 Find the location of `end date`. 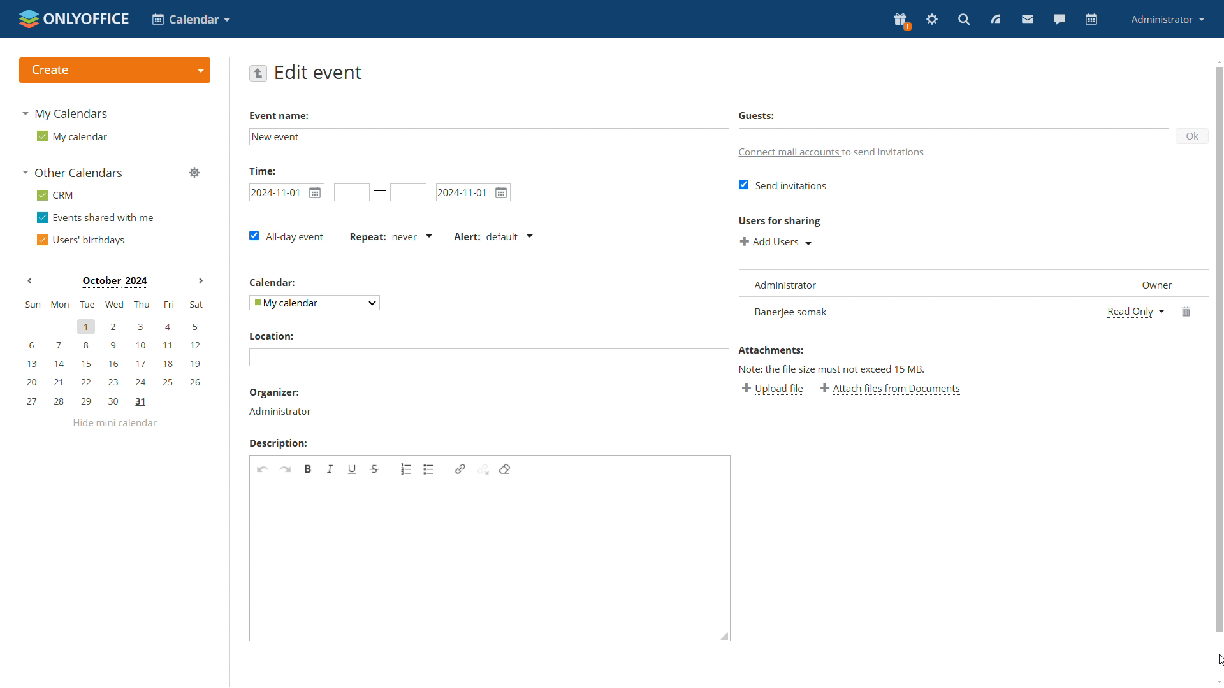

end date is located at coordinates (472, 194).